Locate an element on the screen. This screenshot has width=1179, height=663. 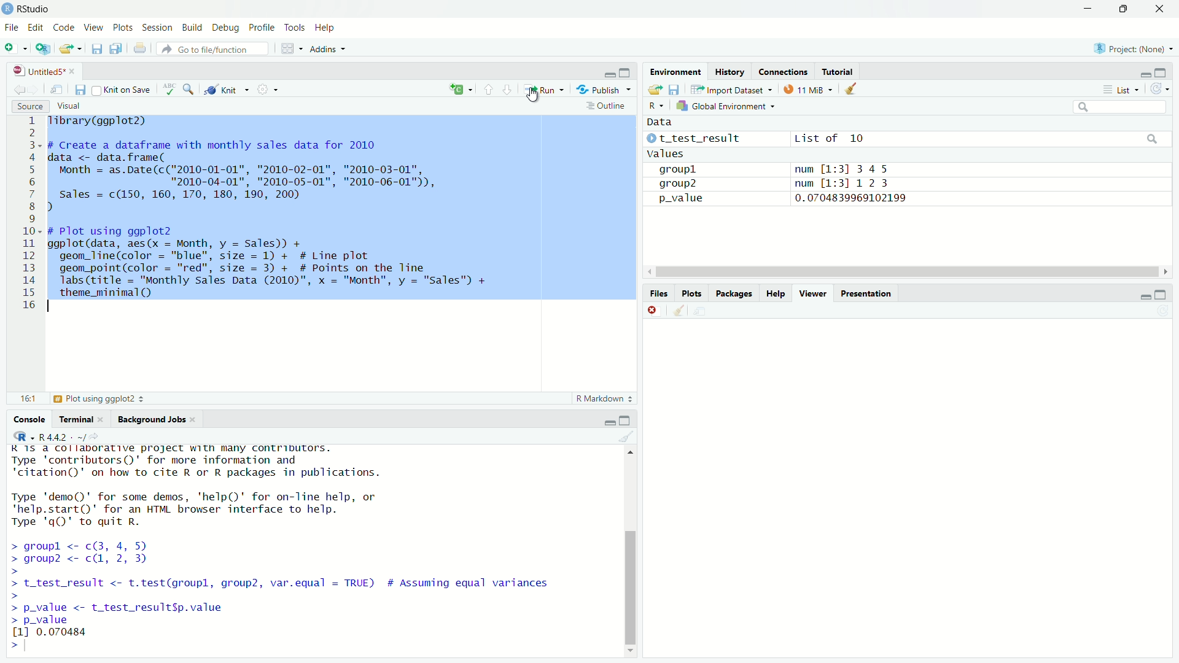
refresh the workspace is located at coordinates (1160, 90).